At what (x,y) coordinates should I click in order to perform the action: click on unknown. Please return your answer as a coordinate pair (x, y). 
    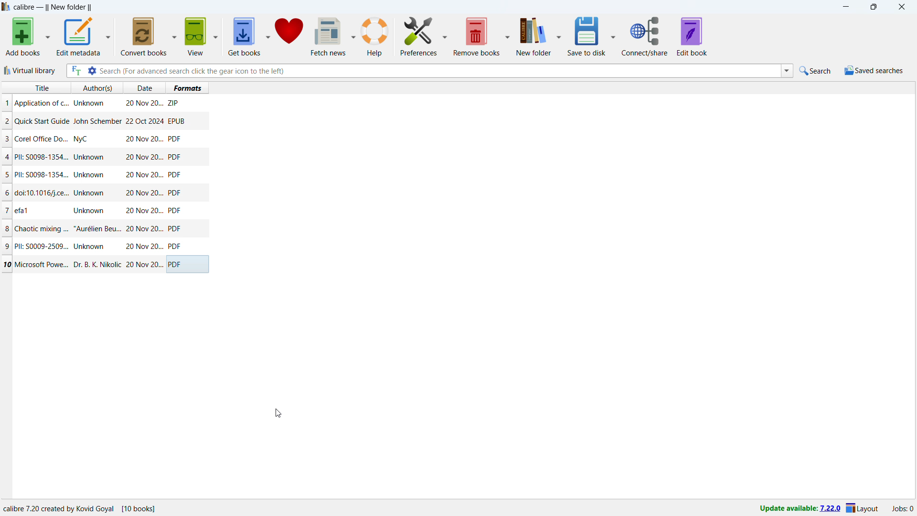
    Looking at the image, I should click on (89, 103).